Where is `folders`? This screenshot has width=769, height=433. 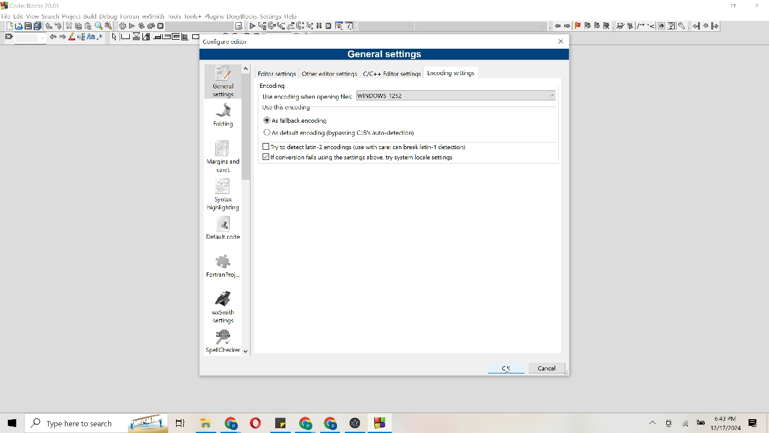
folders is located at coordinates (180, 423).